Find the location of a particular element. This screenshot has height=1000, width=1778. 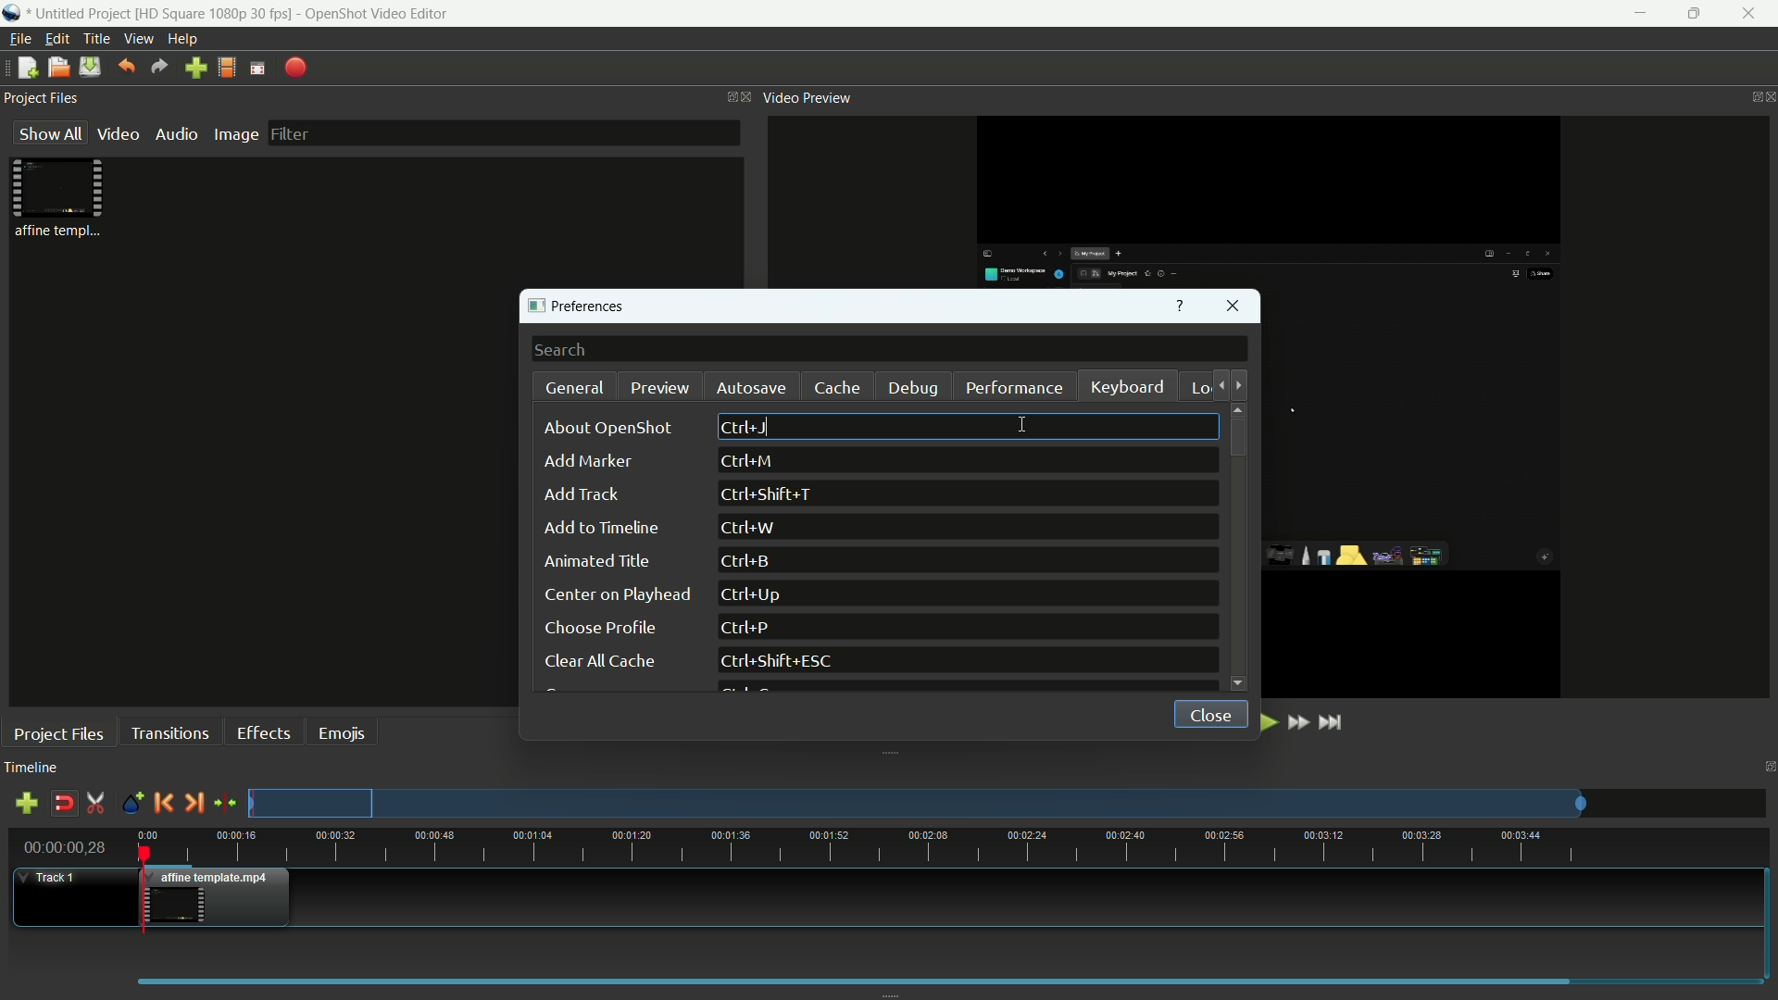

video preview is located at coordinates (808, 98).